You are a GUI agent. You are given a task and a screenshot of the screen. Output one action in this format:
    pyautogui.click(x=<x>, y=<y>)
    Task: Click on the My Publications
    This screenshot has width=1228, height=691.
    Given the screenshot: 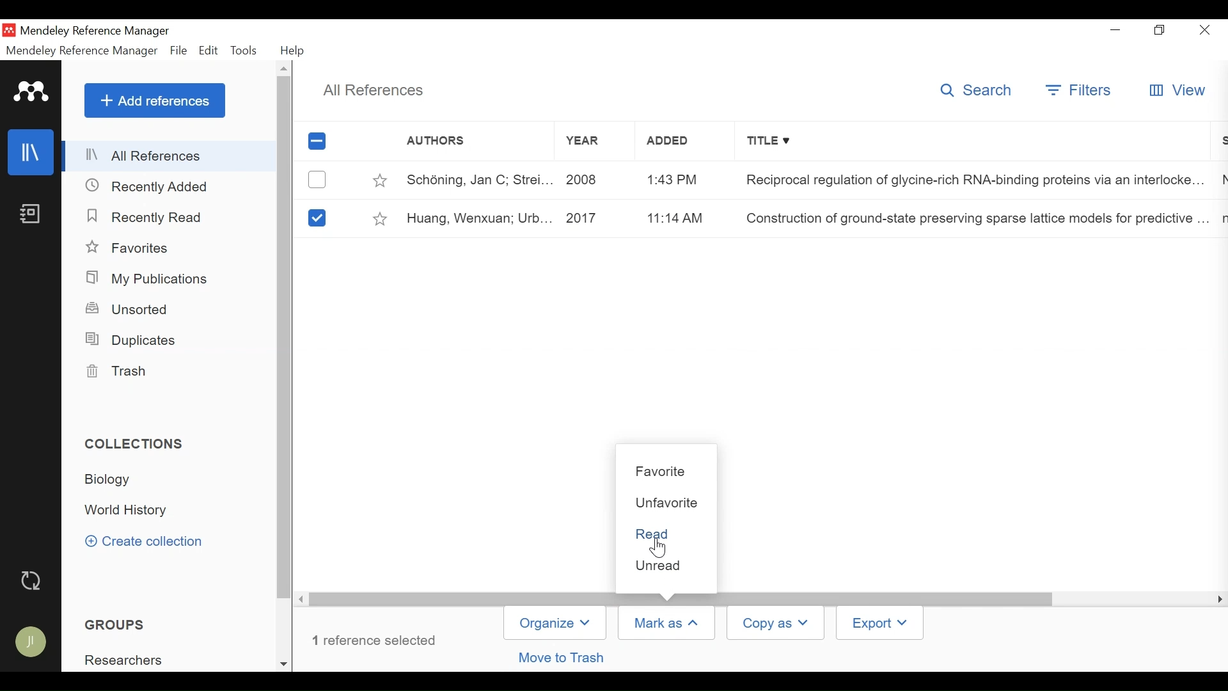 What is the action you would take?
    pyautogui.click(x=152, y=280)
    